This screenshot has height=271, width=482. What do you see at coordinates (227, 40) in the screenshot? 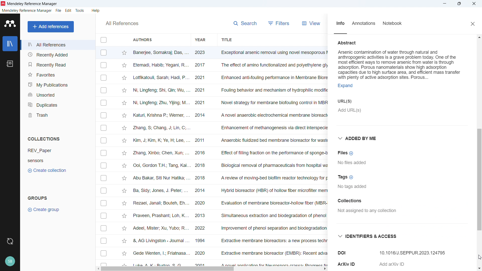
I see `Sort by title ` at bounding box center [227, 40].